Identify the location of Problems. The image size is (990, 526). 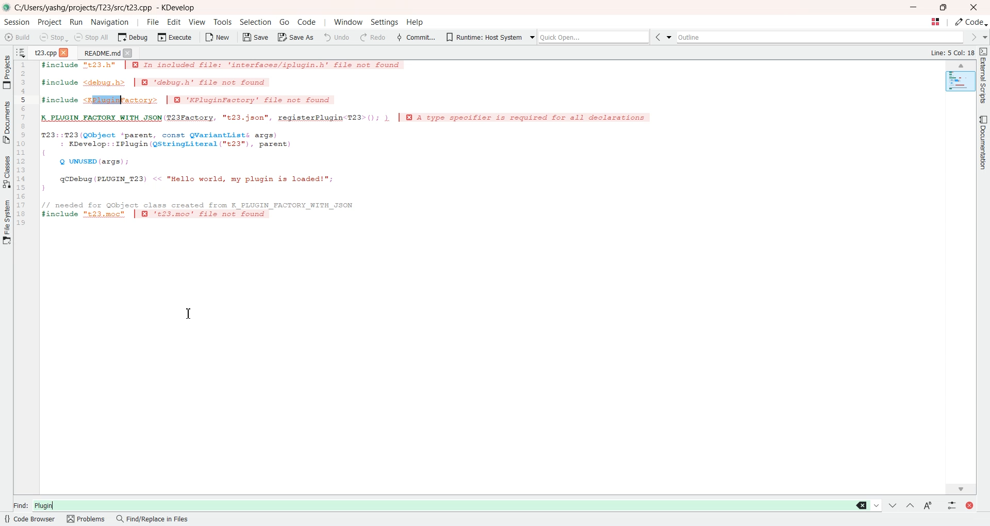
(87, 519).